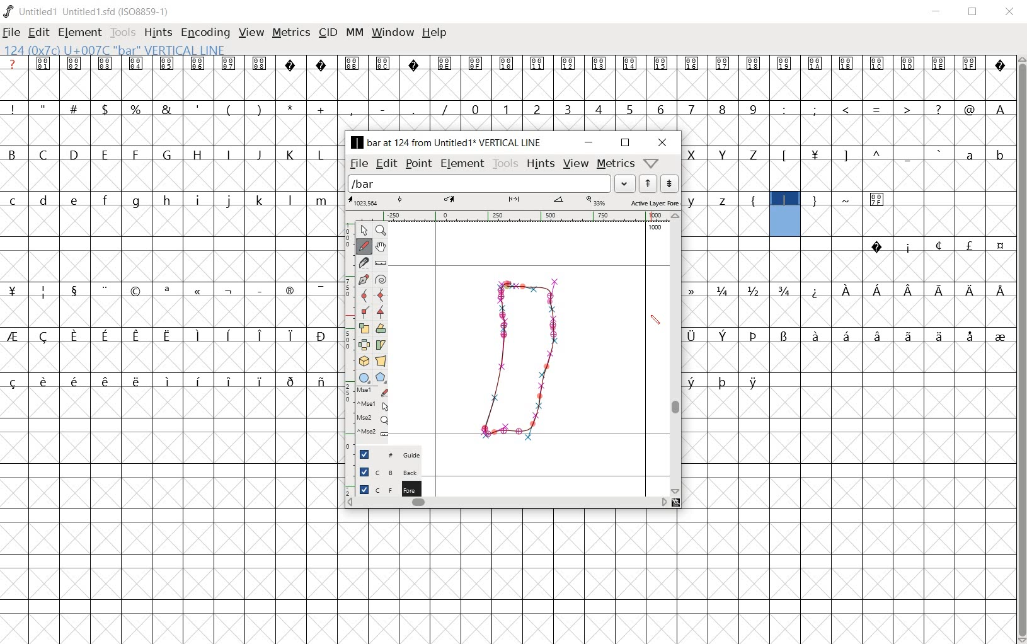  I want to click on scrollbar, so click(674, 353).